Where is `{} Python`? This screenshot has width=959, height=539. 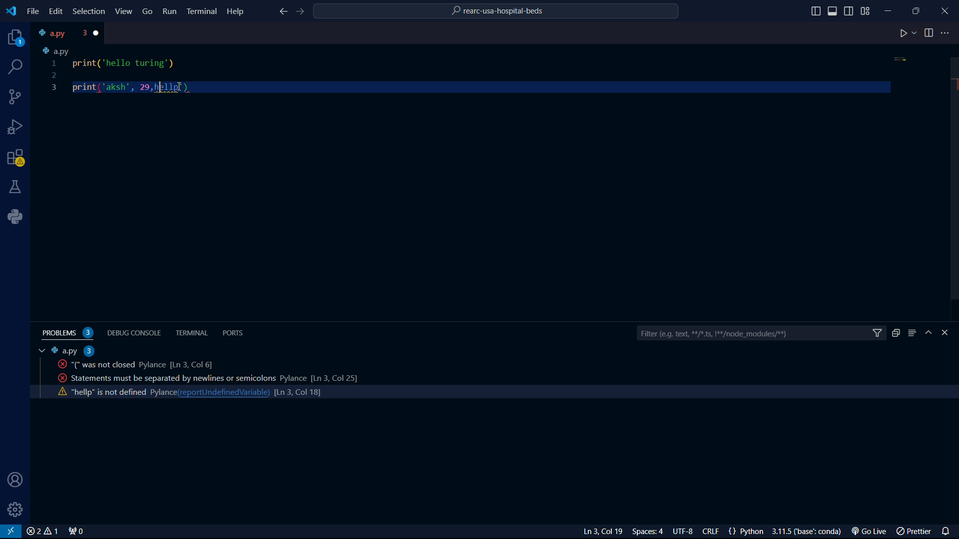 {} Python is located at coordinates (748, 532).